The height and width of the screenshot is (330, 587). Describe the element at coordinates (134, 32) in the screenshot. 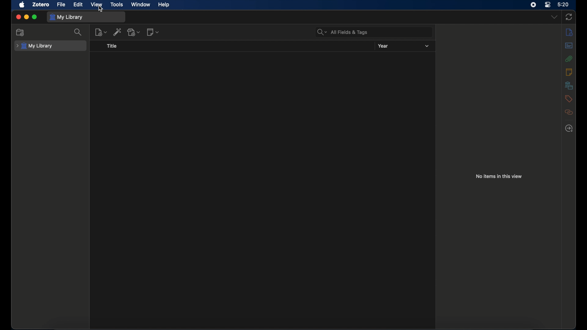

I see `add attachment` at that location.